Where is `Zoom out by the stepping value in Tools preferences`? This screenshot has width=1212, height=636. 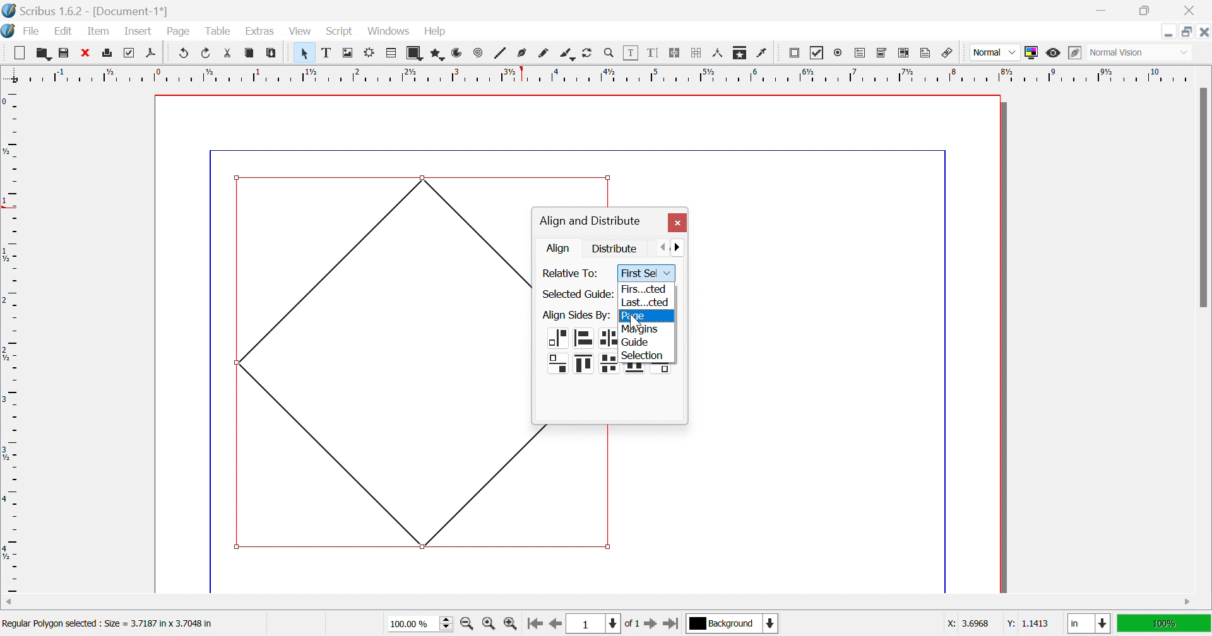 Zoom out by the stepping value in Tools preferences is located at coordinates (468, 626).